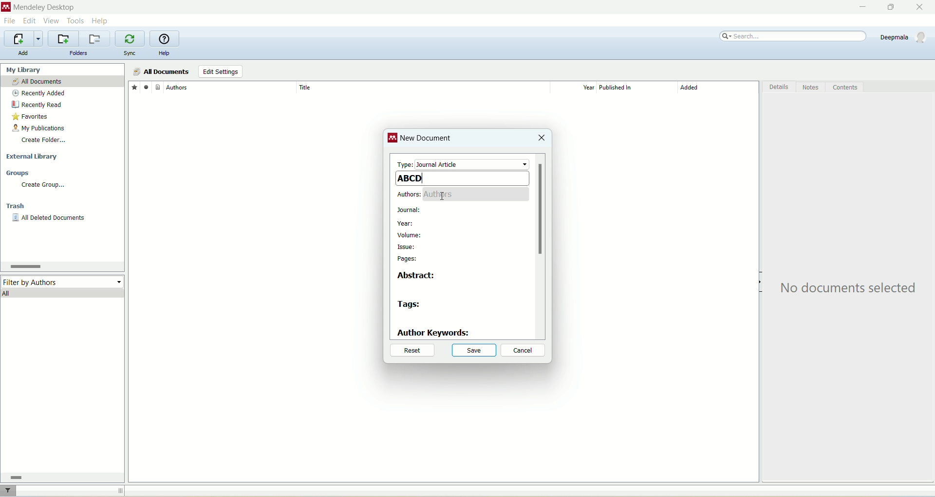  Describe the element at coordinates (540, 246) in the screenshot. I see `vertical scroll bar` at that location.